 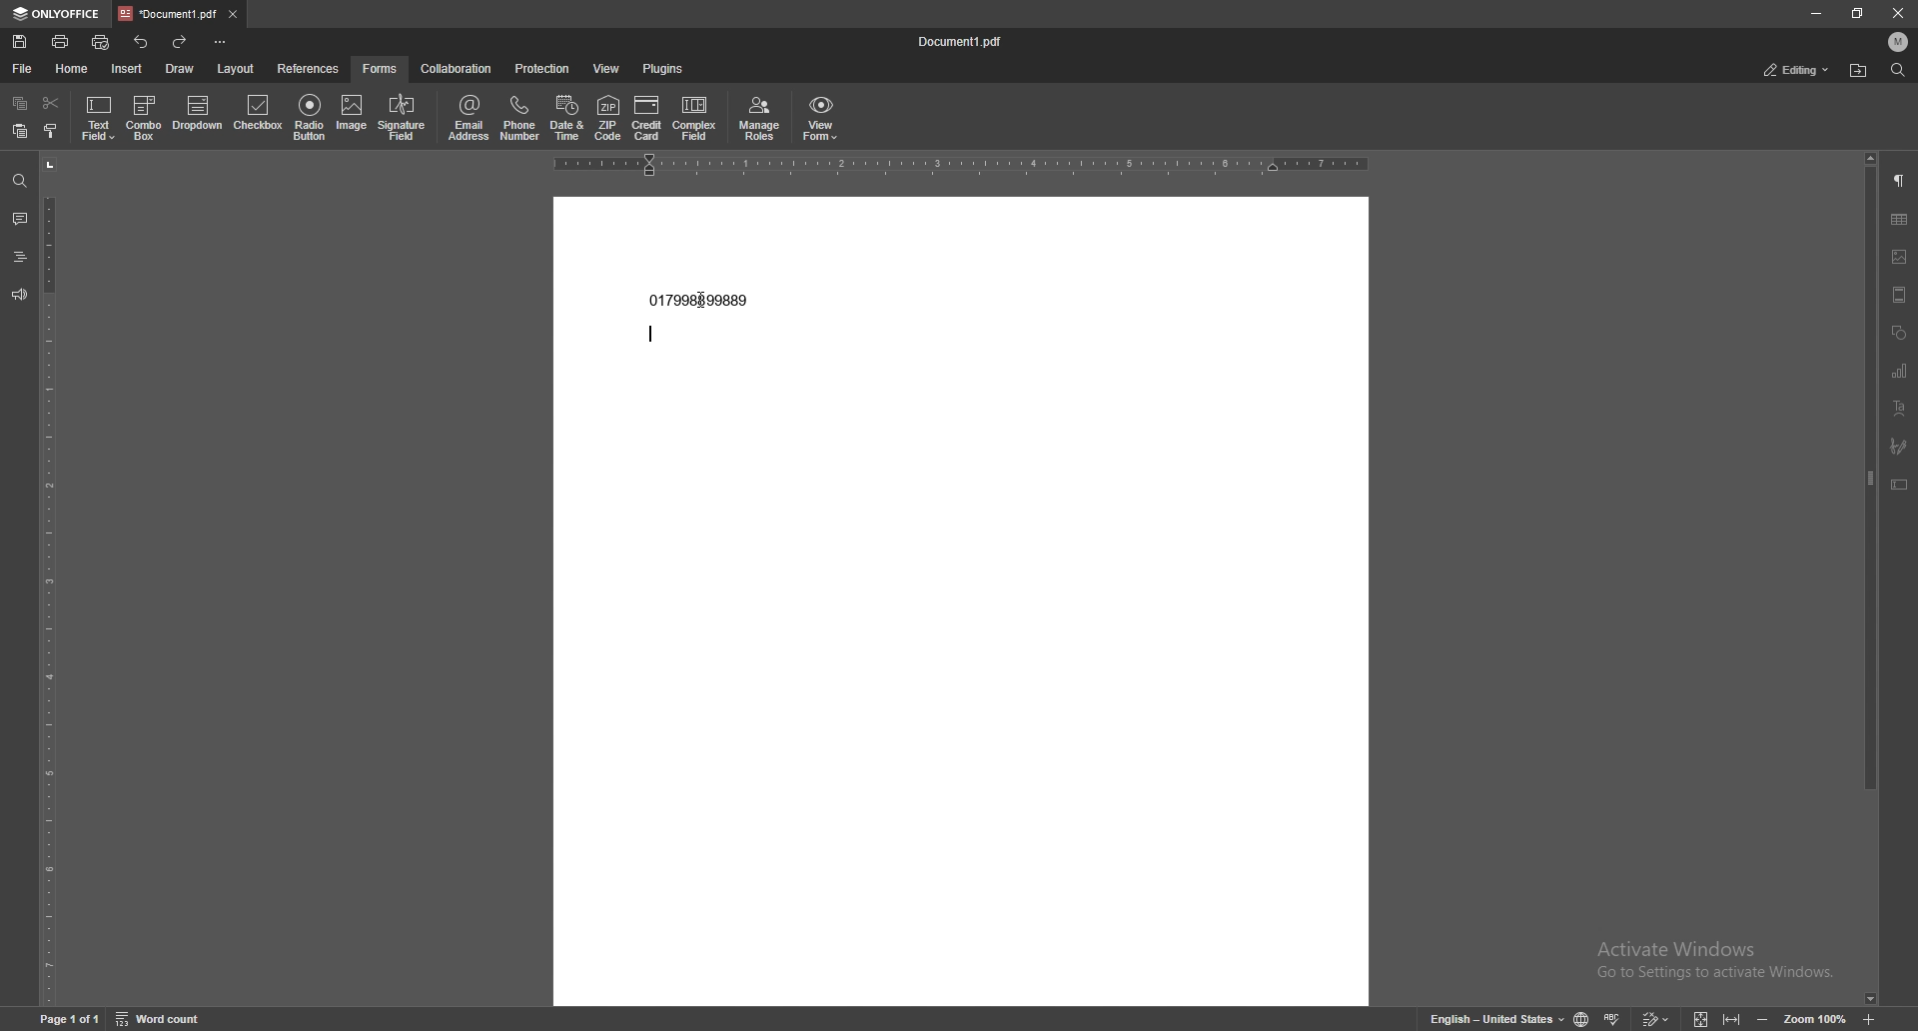 I want to click on email address, so click(x=469, y=117).